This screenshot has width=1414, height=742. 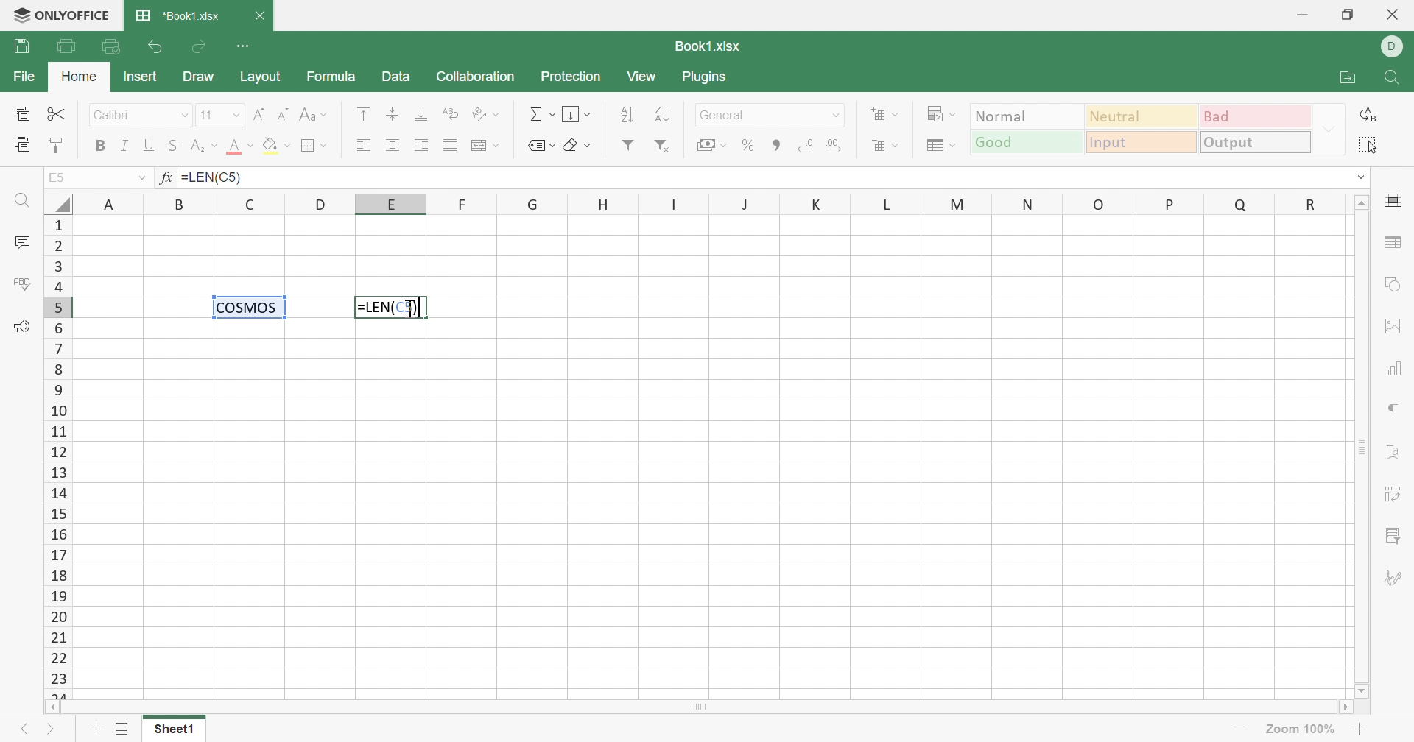 I want to click on Merge and center, so click(x=485, y=144).